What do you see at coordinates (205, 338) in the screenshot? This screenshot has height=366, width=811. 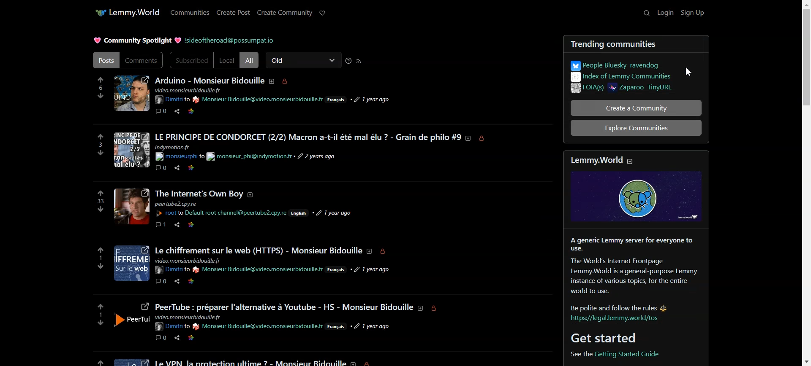 I see `save` at bounding box center [205, 338].